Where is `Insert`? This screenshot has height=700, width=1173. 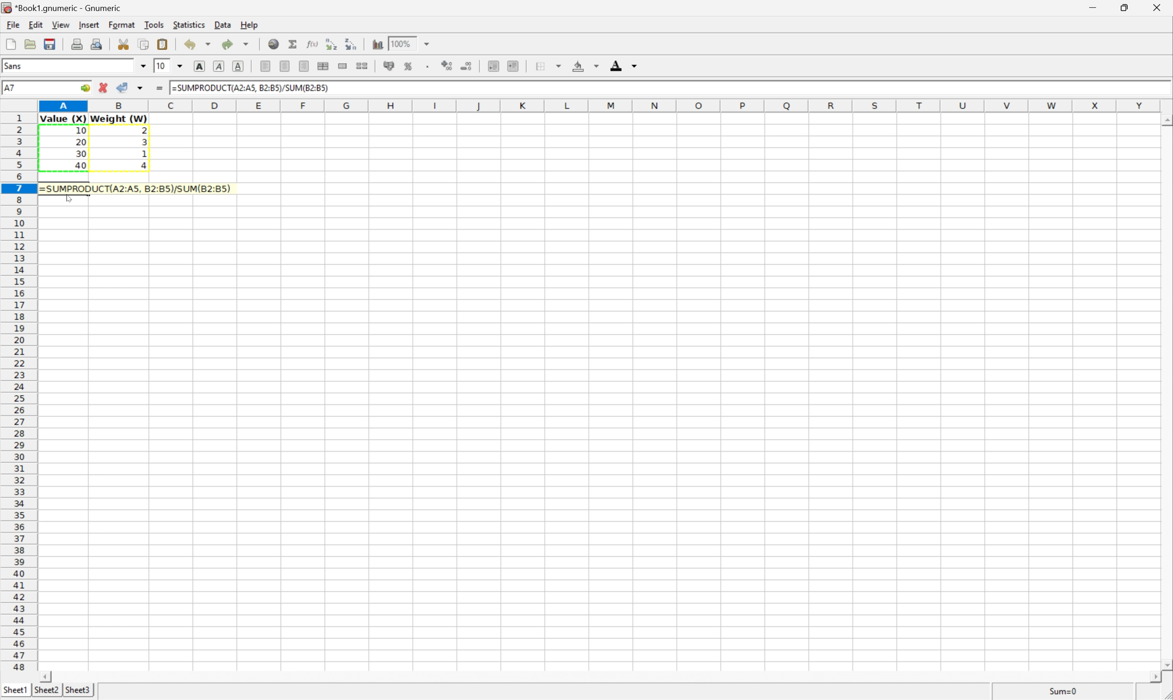
Insert is located at coordinates (90, 25).